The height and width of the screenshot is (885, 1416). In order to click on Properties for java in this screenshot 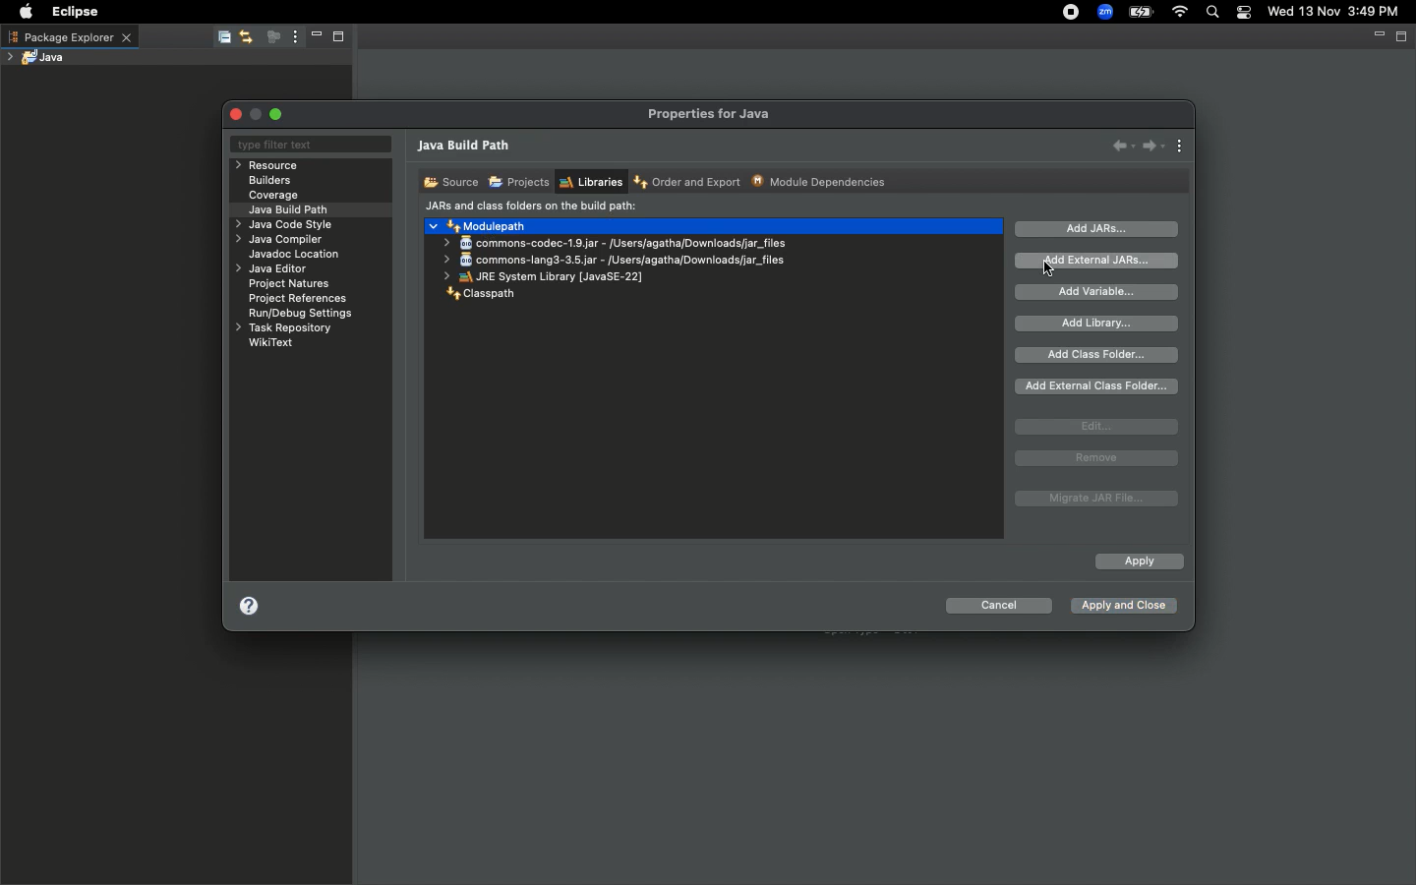, I will do `click(711, 114)`.